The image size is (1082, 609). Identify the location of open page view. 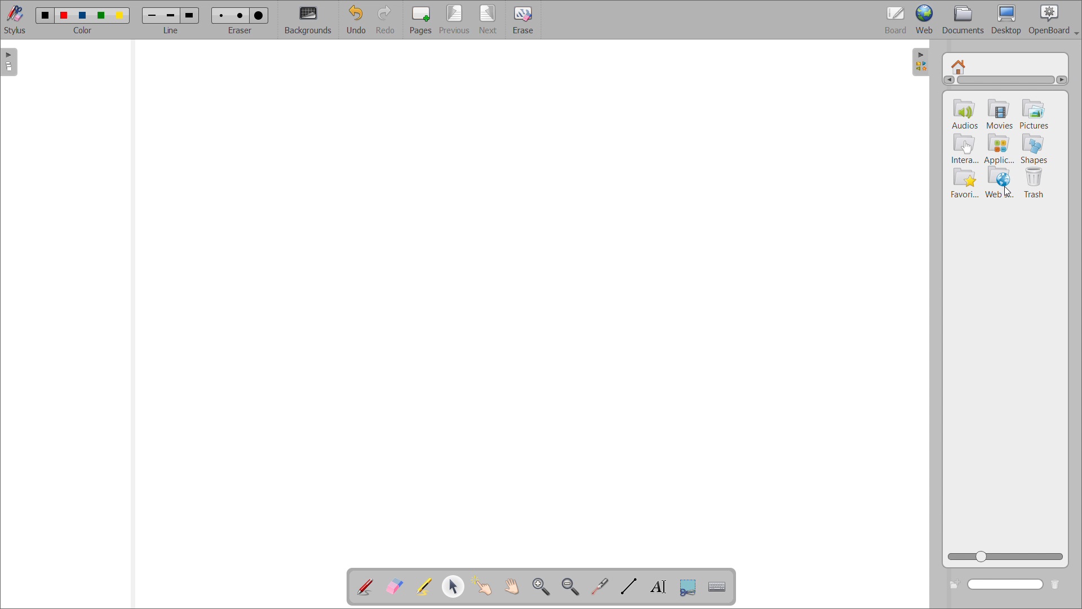
(9, 62).